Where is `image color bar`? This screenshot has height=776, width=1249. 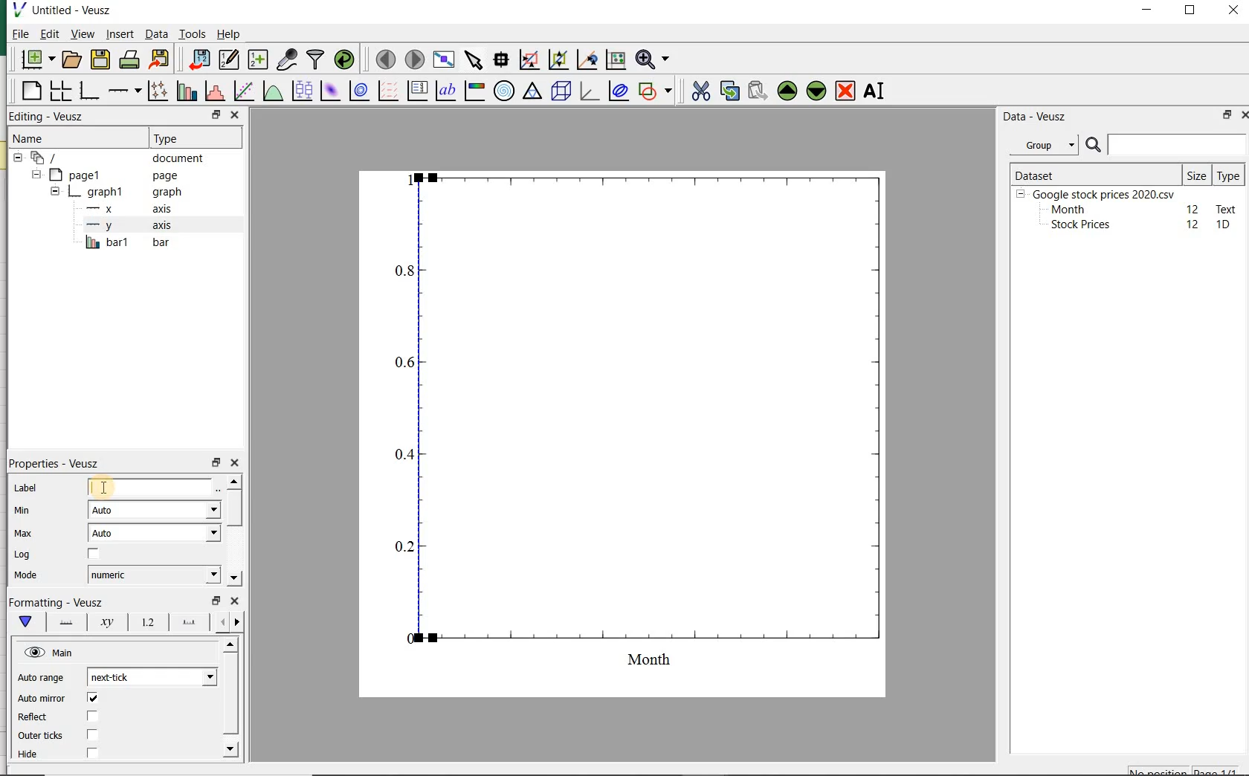 image color bar is located at coordinates (473, 91).